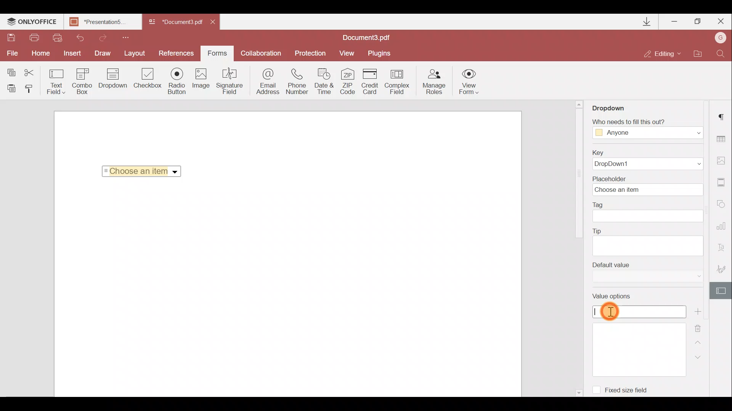 The height and width of the screenshot is (411, 732). Describe the element at coordinates (99, 37) in the screenshot. I see `Redo` at that location.